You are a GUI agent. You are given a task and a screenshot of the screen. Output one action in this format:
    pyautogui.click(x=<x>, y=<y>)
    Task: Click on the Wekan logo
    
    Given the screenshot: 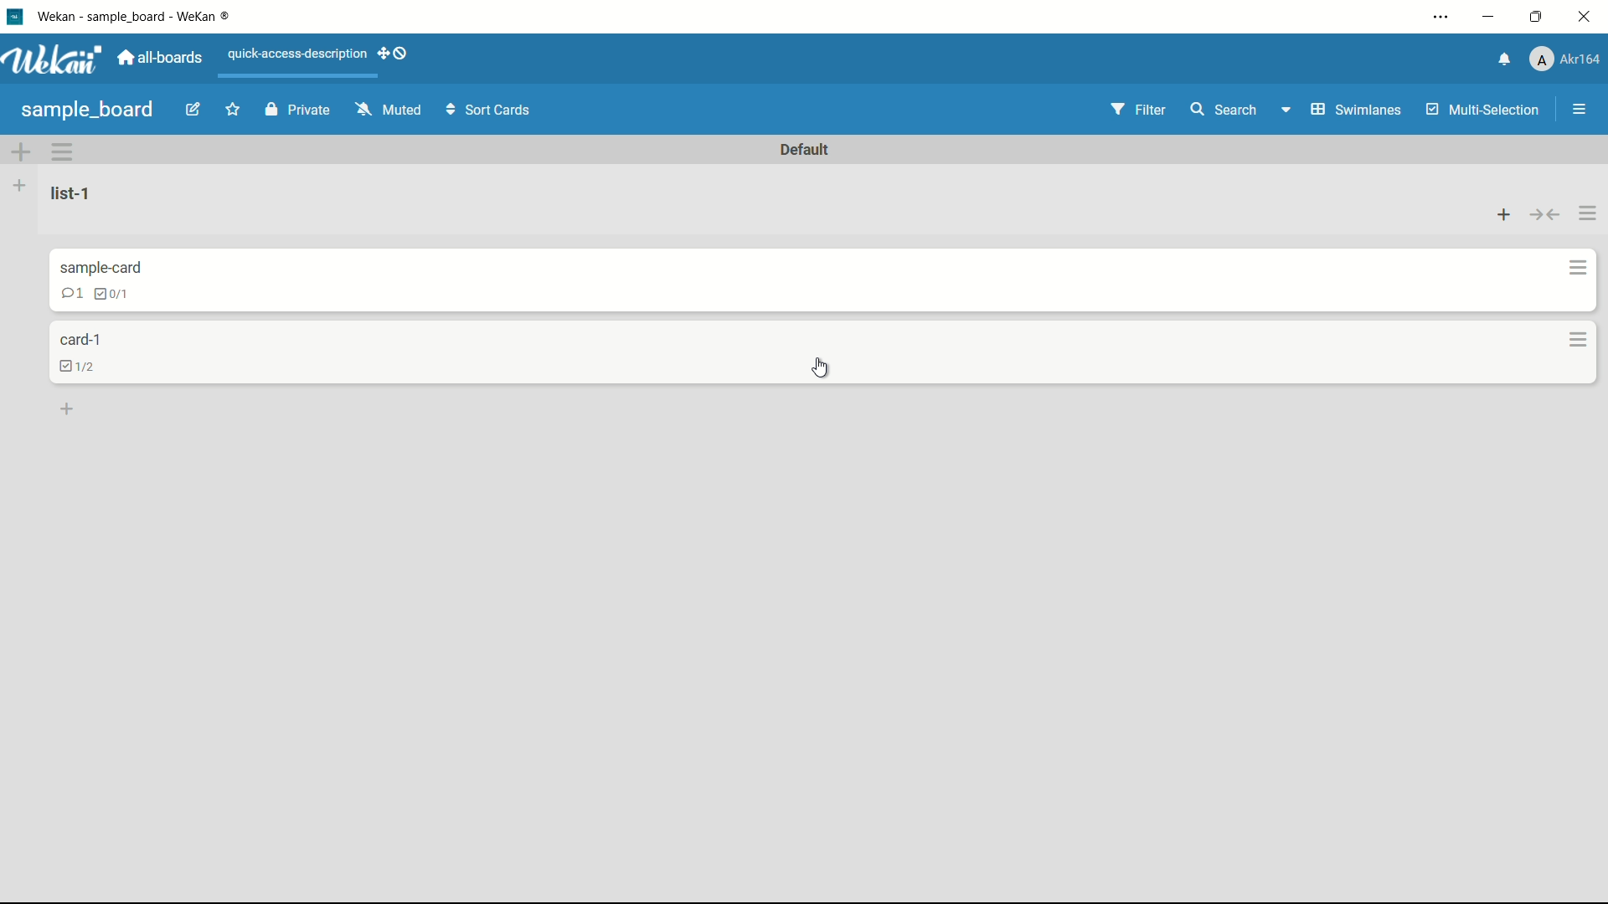 What is the action you would take?
    pyautogui.click(x=52, y=60)
    